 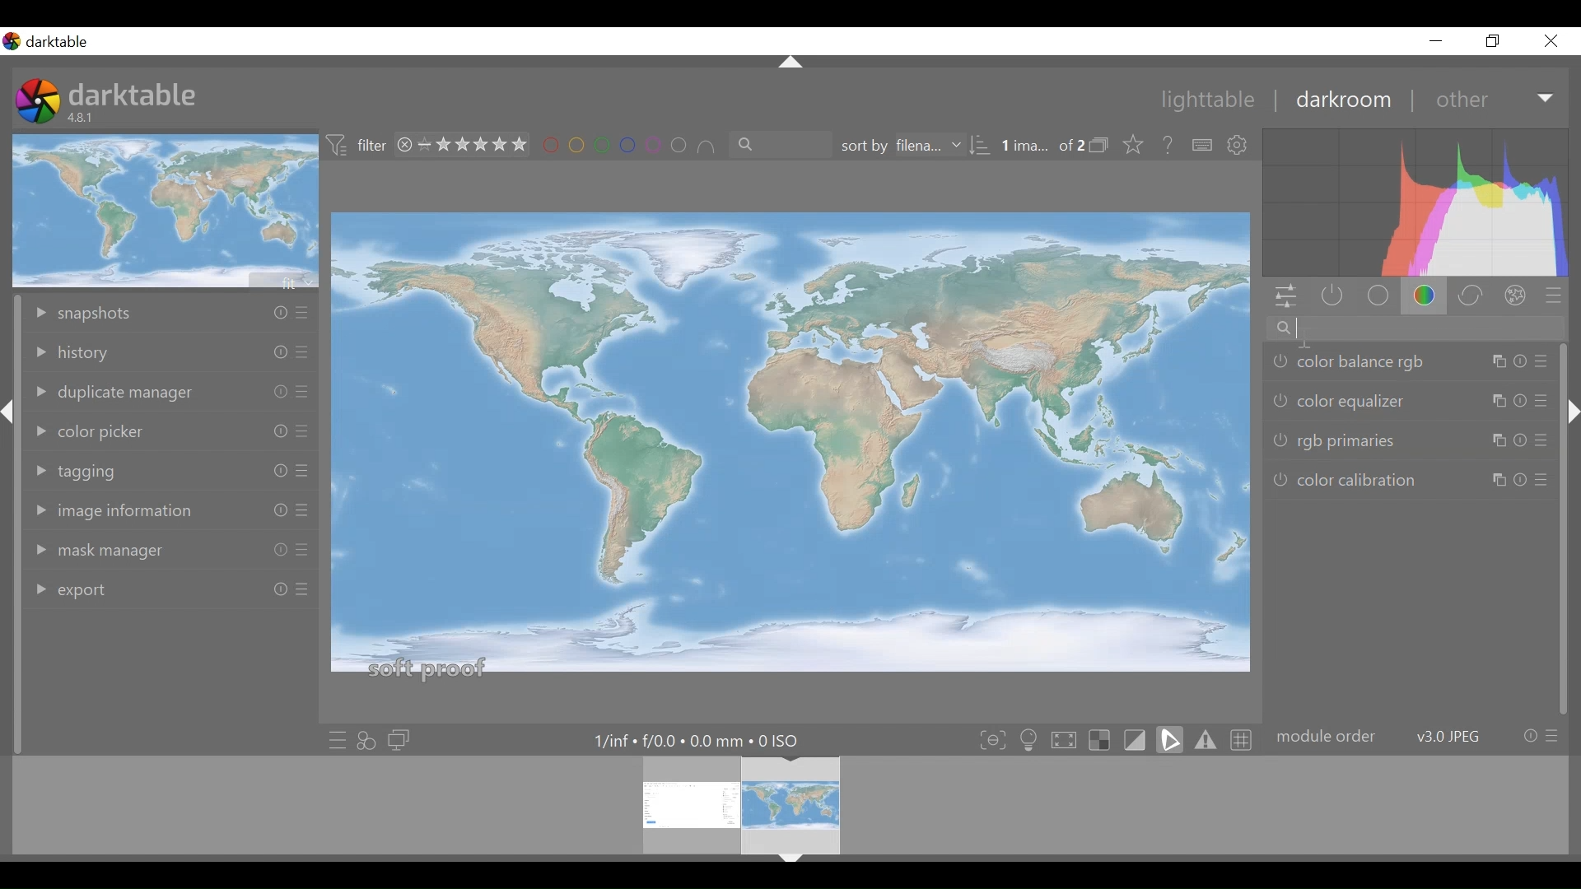 What do you see at coordinates (910, 147) in the screenshot?
I see `sort by` at bounding box center [910, 147].